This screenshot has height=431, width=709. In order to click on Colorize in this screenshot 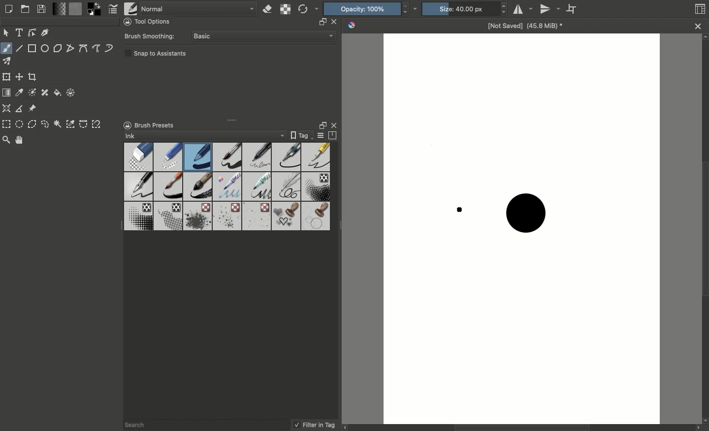, I will do `click(33, 92)`.